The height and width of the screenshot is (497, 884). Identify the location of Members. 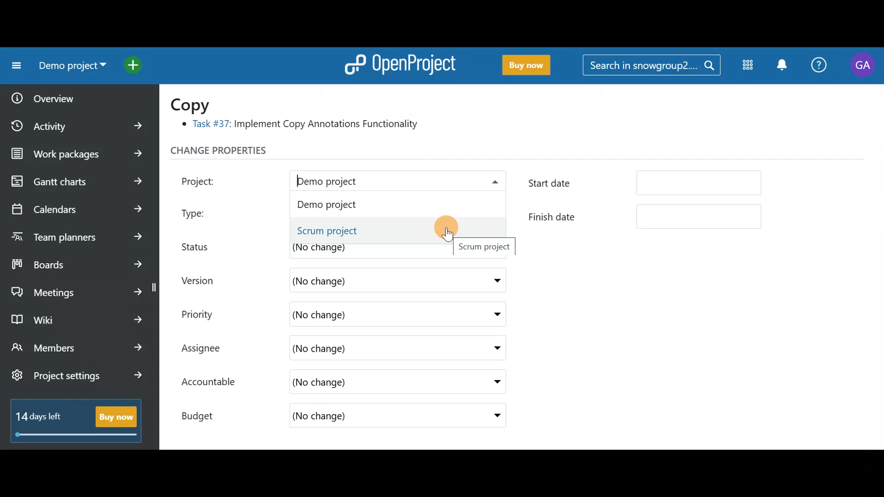
(77, 349).